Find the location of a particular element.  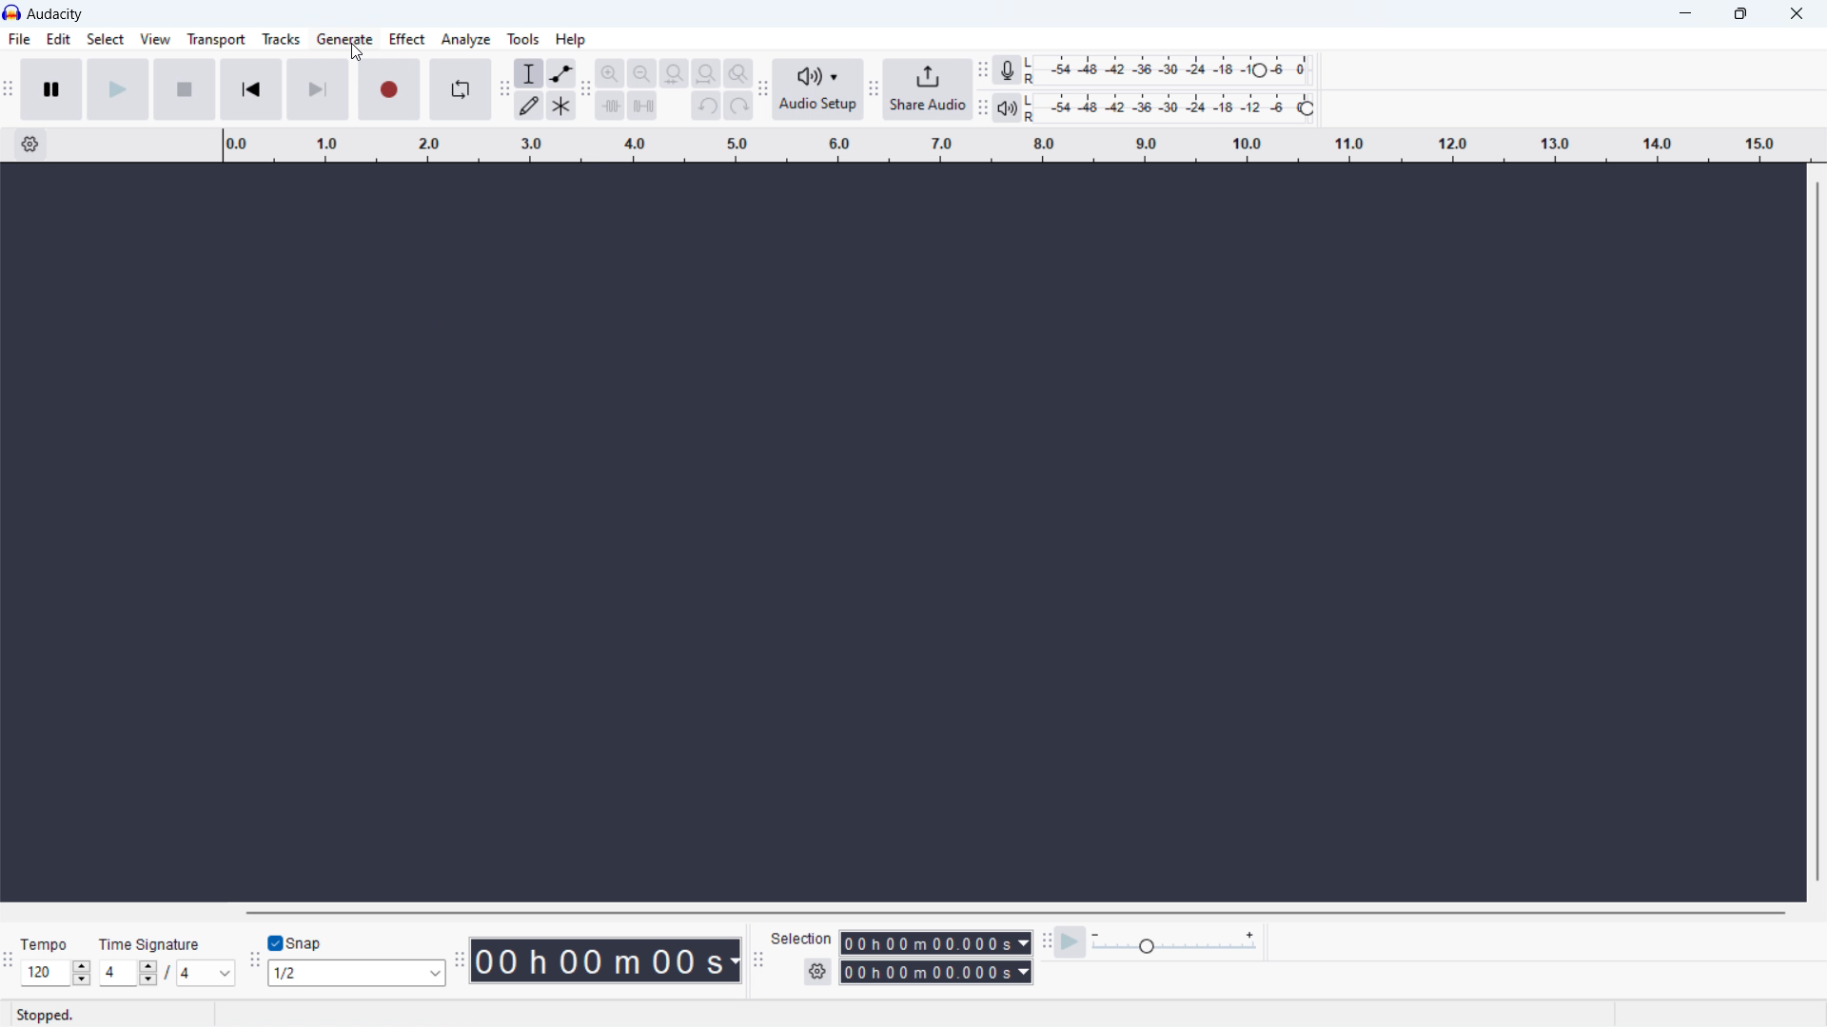

sgare audio toolbar is located at coordinates (874, 90).